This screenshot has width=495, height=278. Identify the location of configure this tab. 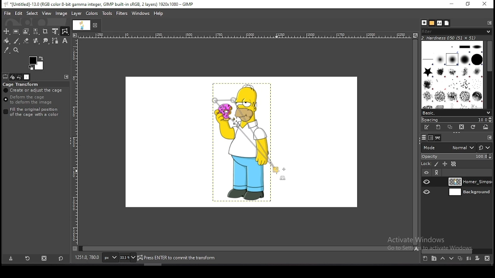
(66, 76).